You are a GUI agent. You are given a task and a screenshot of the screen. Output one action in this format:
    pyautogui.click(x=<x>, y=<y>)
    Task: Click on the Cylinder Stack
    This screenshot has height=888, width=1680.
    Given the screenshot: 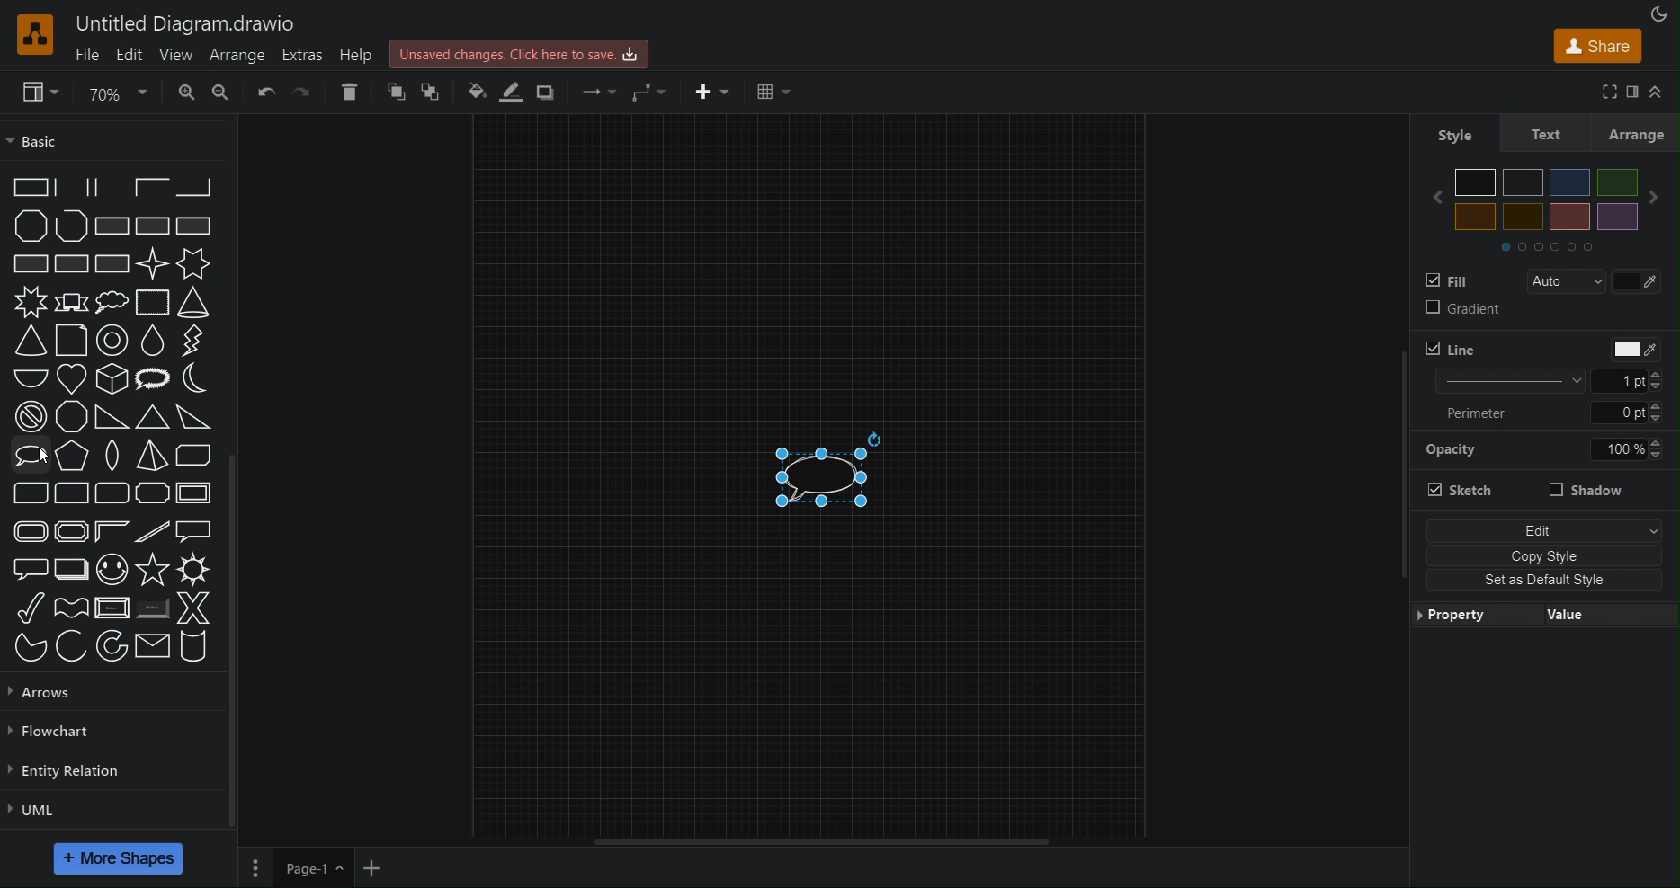 What is the action you would take?
    pyautogui.click(x=193, y=645)
    